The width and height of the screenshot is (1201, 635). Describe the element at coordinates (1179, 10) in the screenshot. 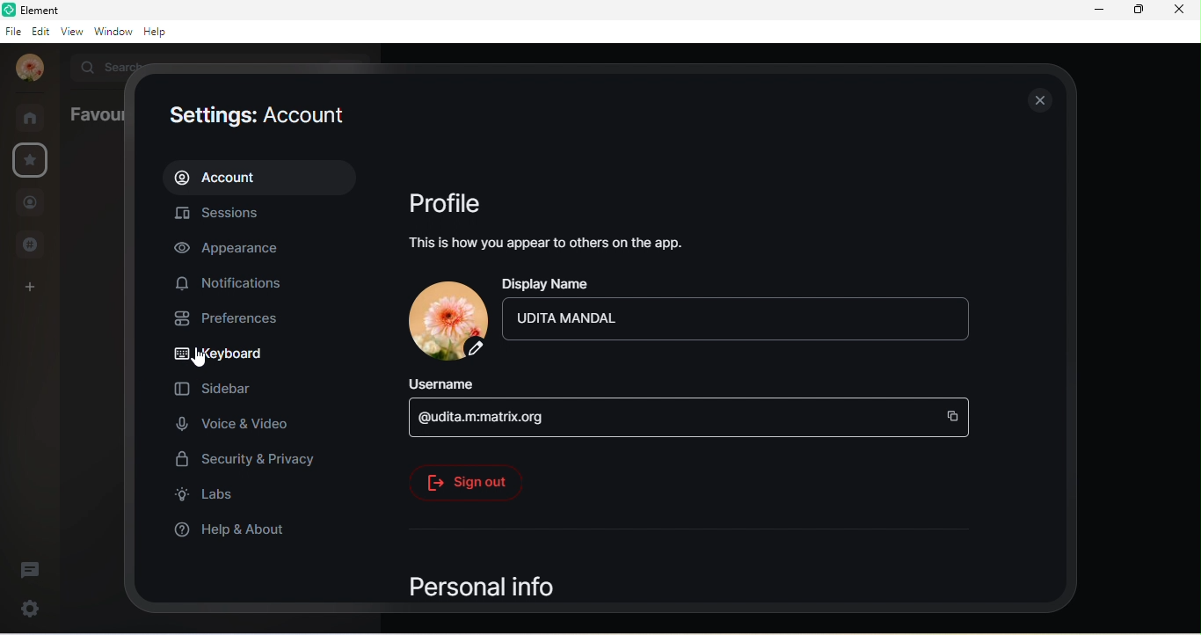

I see `close` at that location.